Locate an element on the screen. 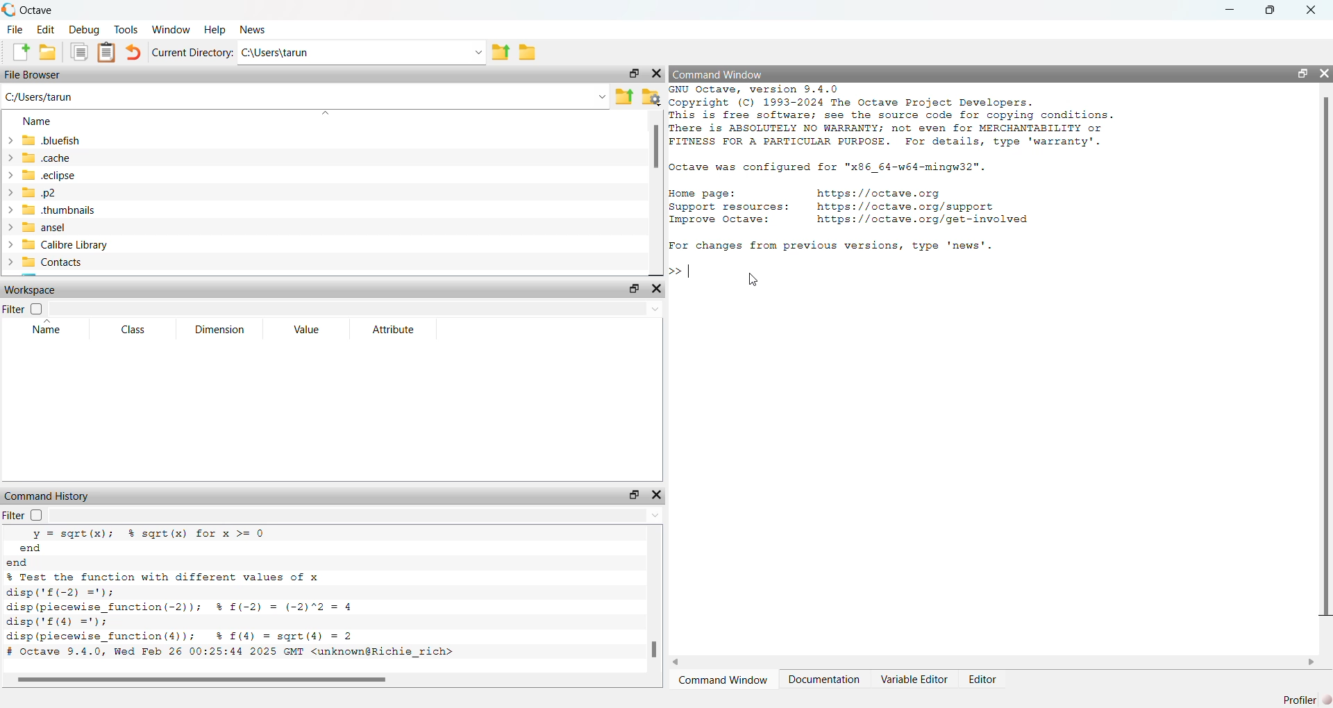 This screenshot has width=1333, height=708. Minimize is located at coordinates (1226, 10).